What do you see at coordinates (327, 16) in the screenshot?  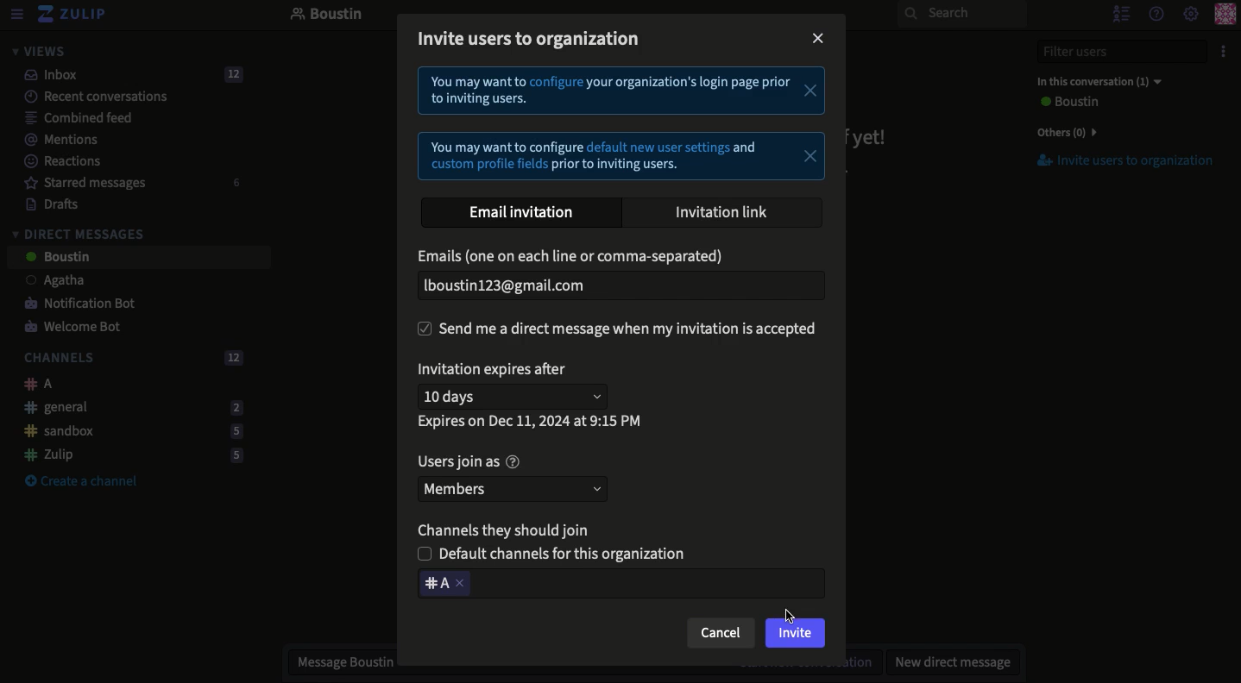 I see `Boustin` at bounding box center [327, 16].